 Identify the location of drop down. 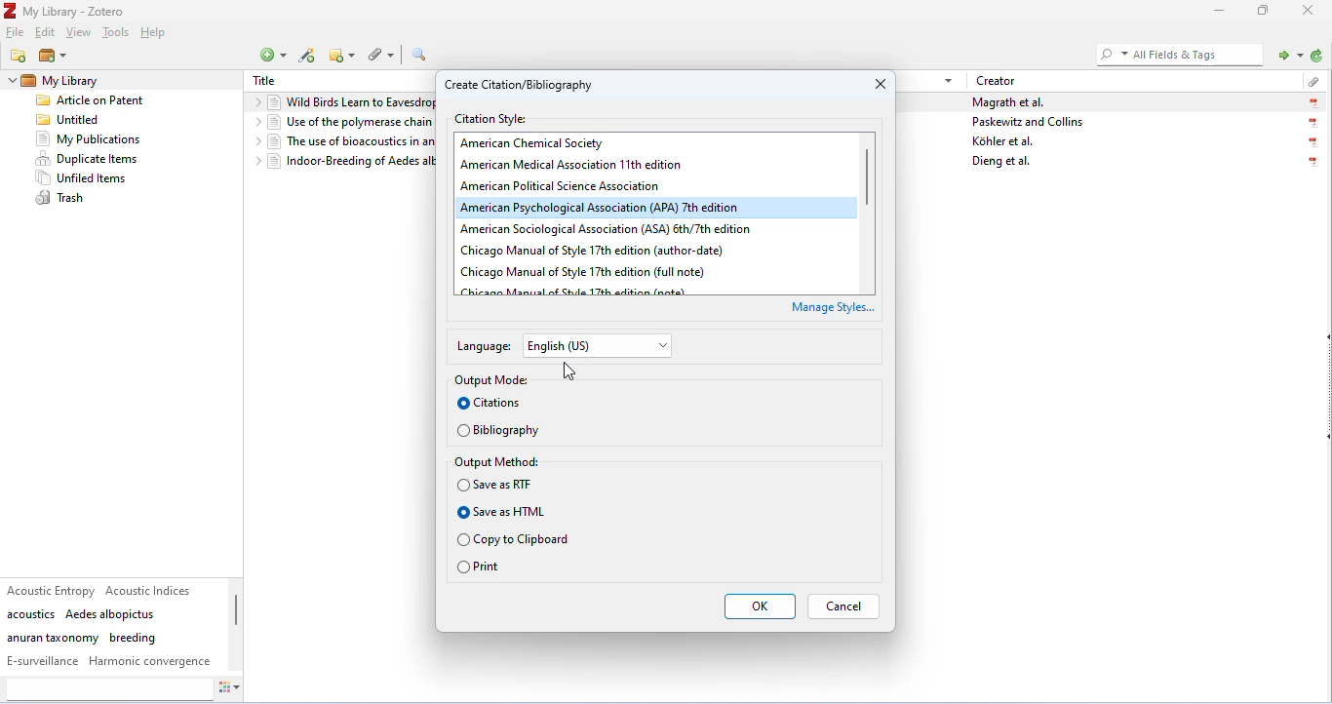
(254, 123).